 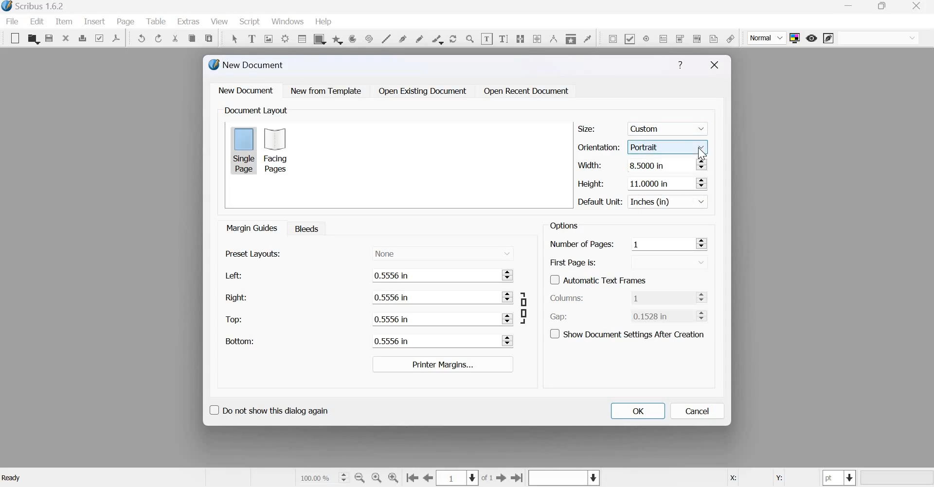 I want to click on Select the current layer, so click(x=563, y=478).